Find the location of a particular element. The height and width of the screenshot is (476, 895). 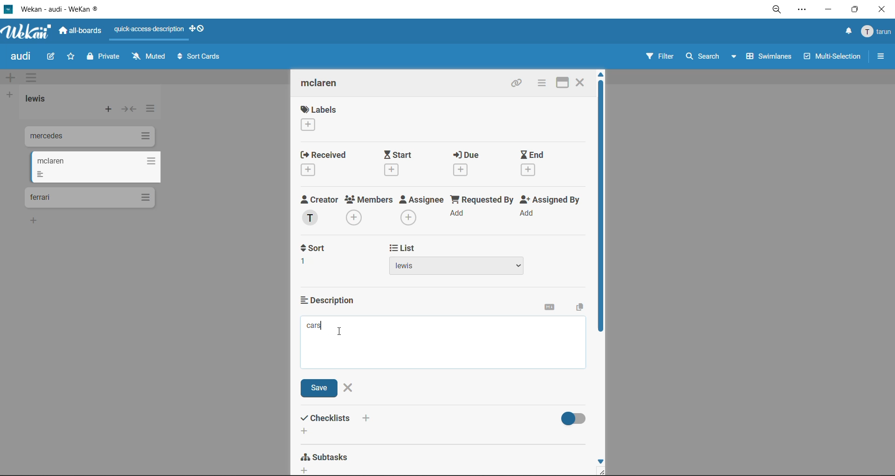

multiselection is located at coordinates (831, 57).